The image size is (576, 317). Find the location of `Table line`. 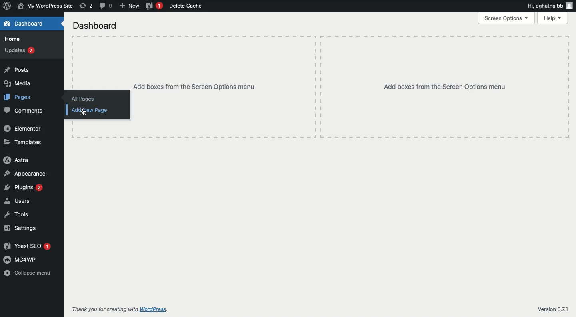

Table line is located at coordinates (73, 65).